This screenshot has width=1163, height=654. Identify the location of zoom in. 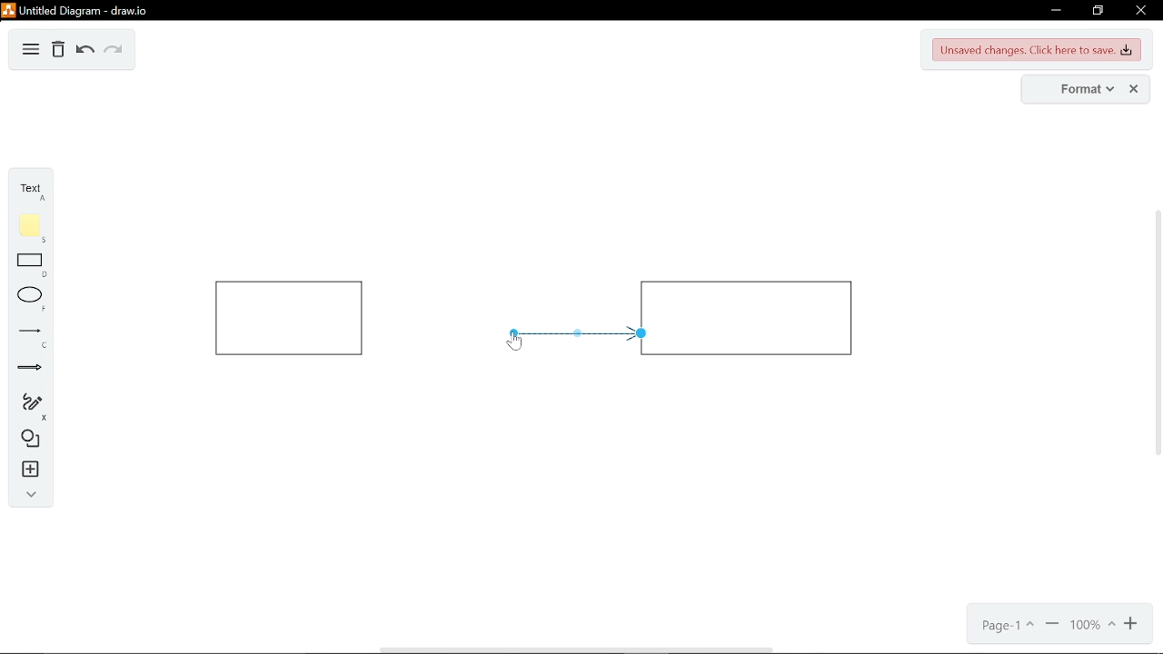
(1130, 627).